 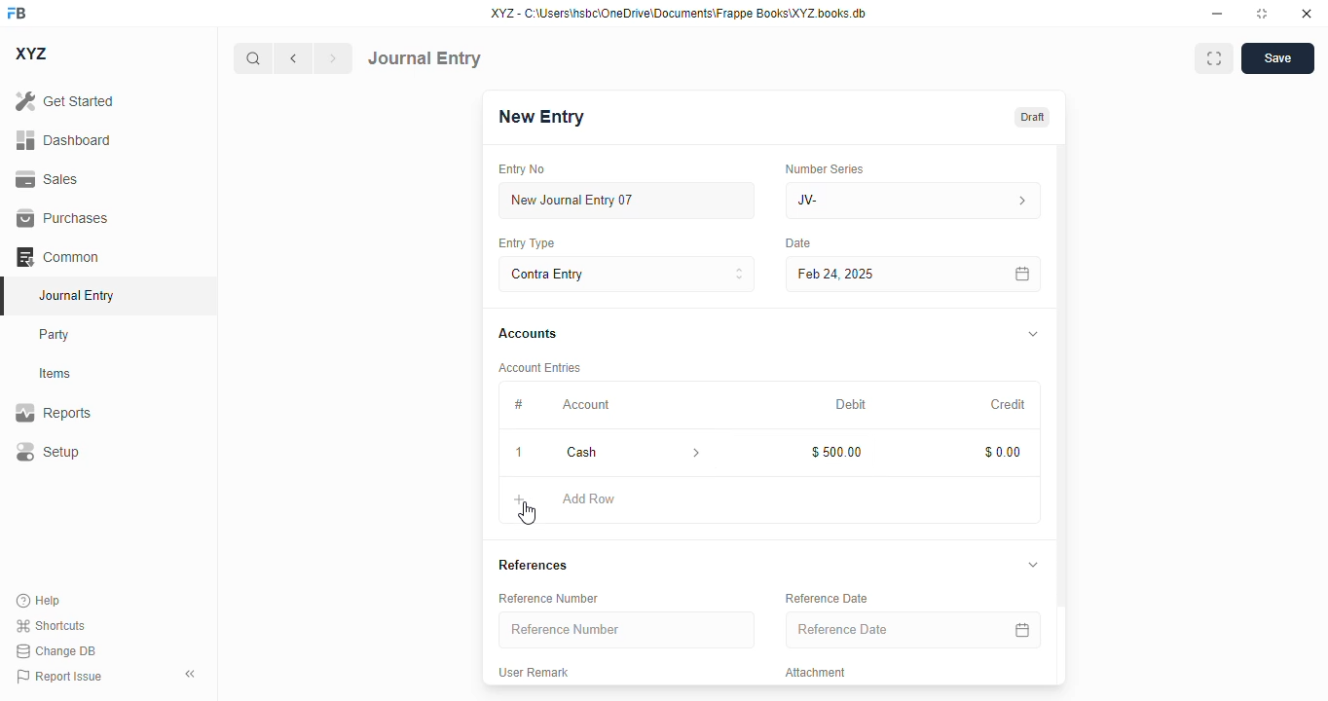 What do you see at coordinates (679, 14) in the screenshot?
I see `XYZ - C:\Users\hsbc\OneDrive\Documents\Frappe Books\XYZ books. db` at bounding box center [679, 14].